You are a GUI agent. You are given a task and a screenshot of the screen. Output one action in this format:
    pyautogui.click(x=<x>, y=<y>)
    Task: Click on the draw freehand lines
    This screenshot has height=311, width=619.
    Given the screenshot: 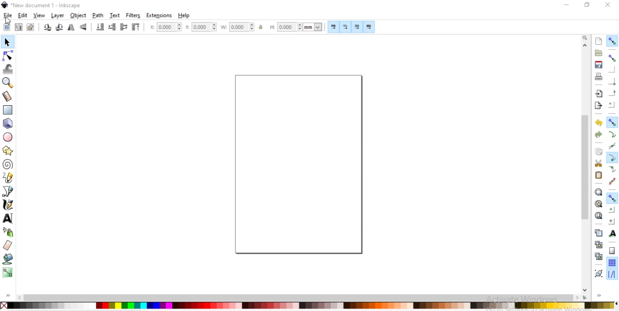 What is the action you would take?
    pyautogui.click(x=8, y=178)
    